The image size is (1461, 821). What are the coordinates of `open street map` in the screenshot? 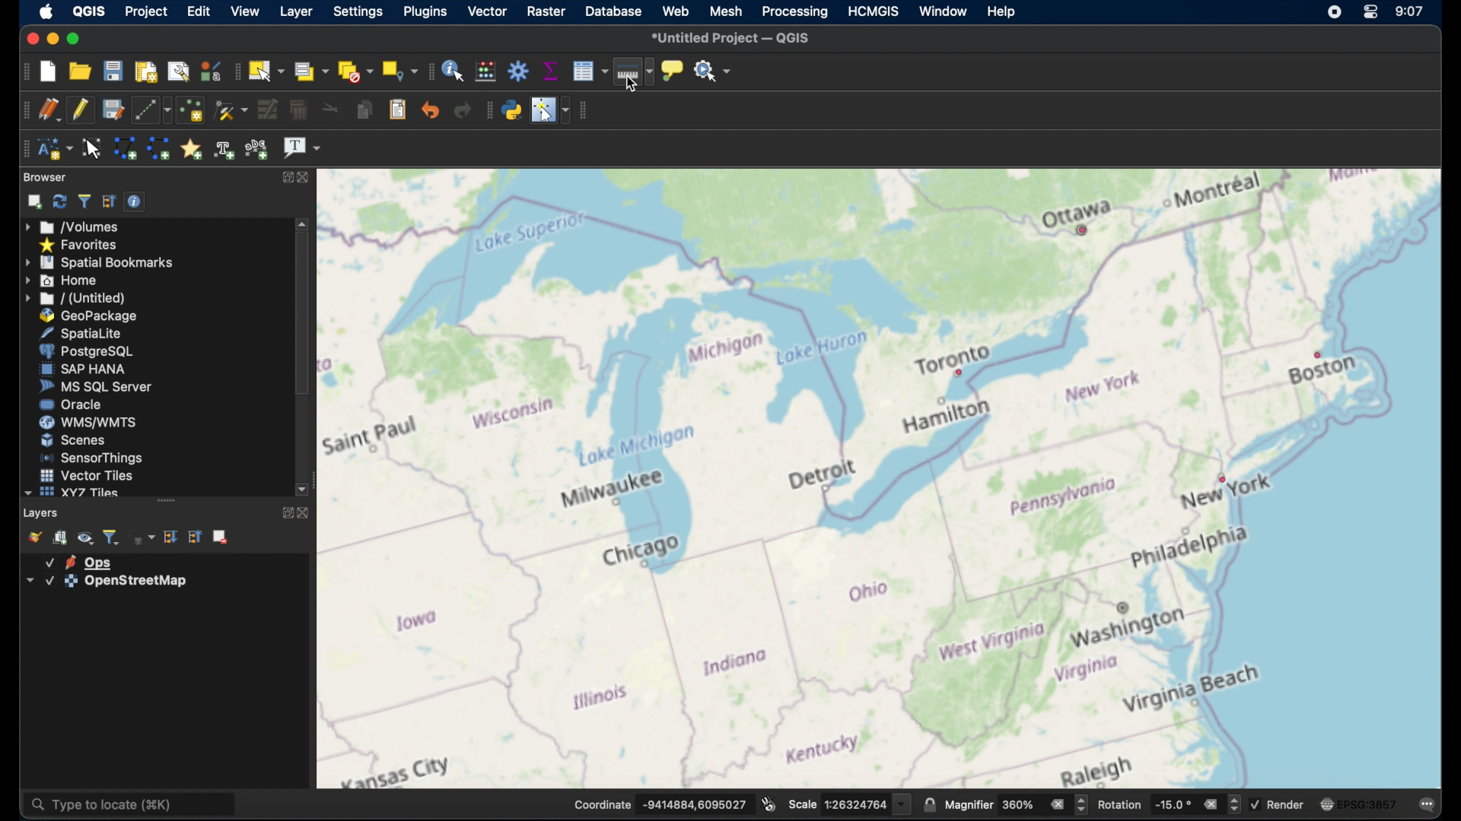 It's located at (1373, 294).